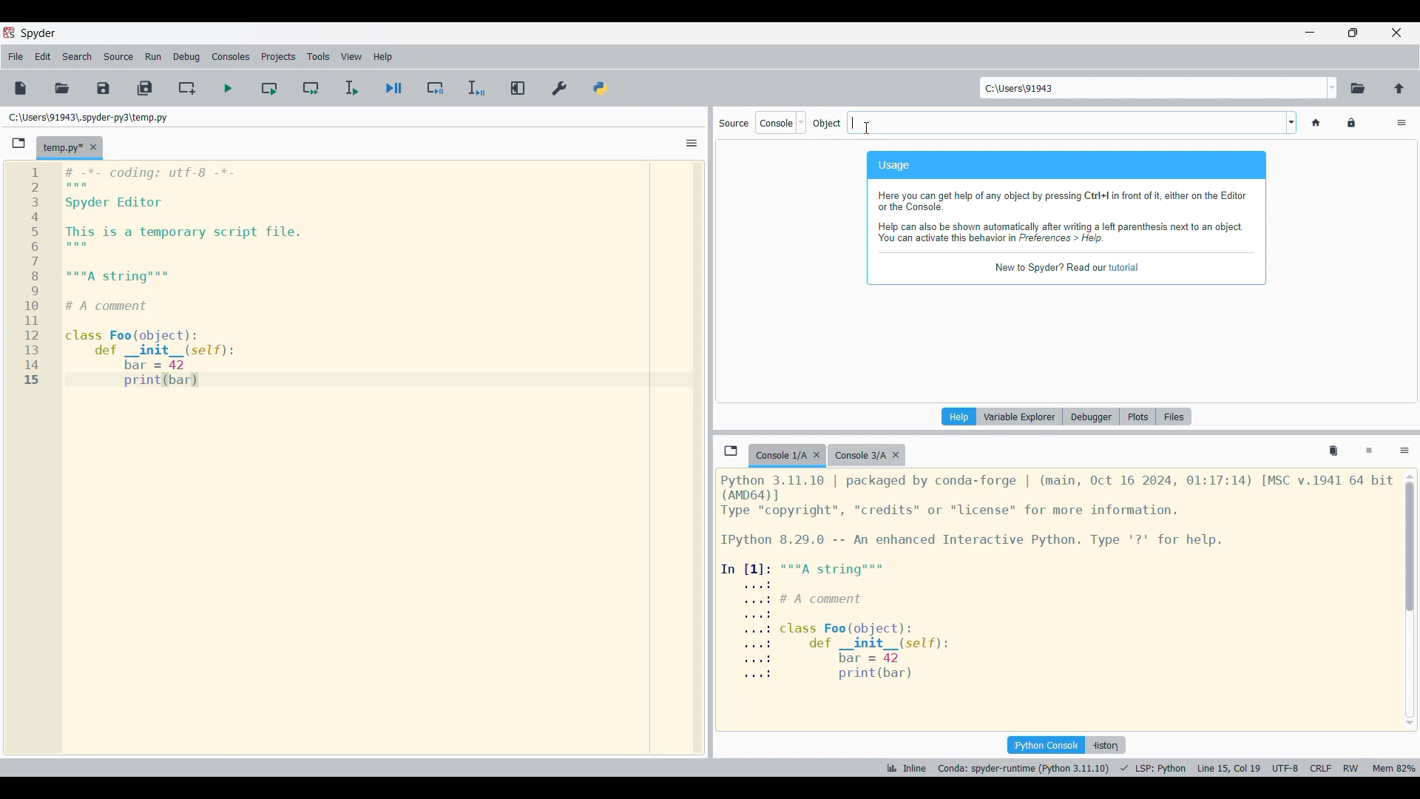 The width and height of the screenshot is (1420, 799). What do you see at coordinates (1291, 122) in the screenshot?
I see `Word options` at bounding box center [1291, 122].